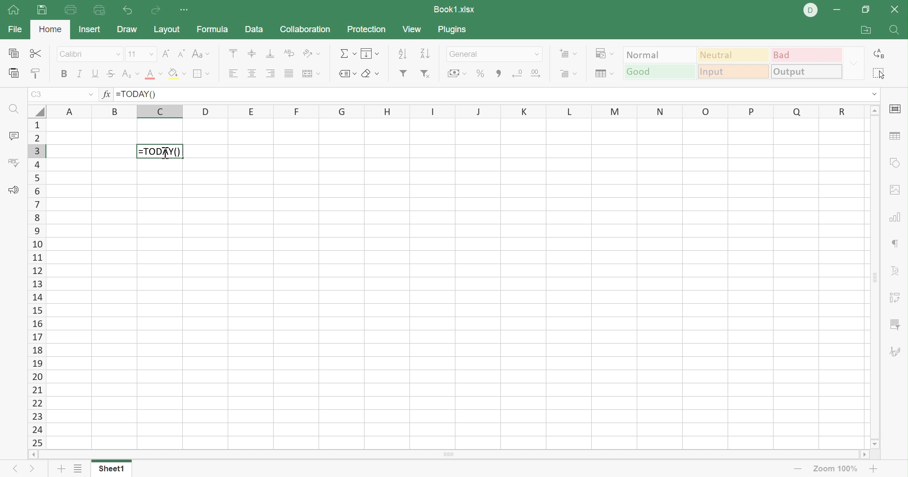 Image resolution: width=908 pixels, height=477 pixels. What do you see at coordinates (89, 93) in the screenshot?
I see `Drop Down` at bounding box center [89, 93].